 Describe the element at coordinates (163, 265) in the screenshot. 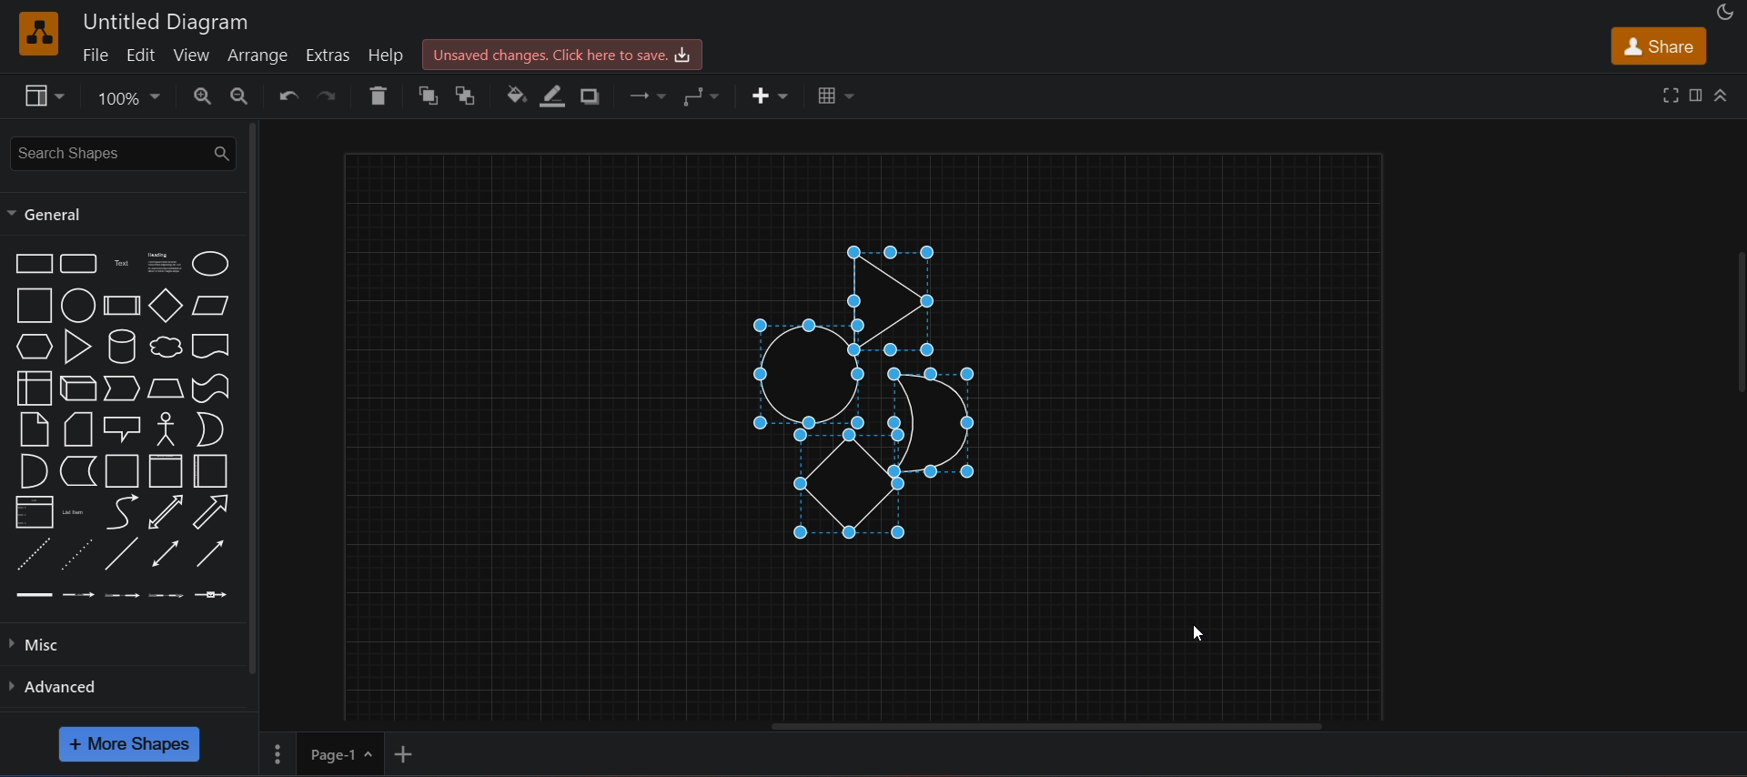

I see `heading` at that location.